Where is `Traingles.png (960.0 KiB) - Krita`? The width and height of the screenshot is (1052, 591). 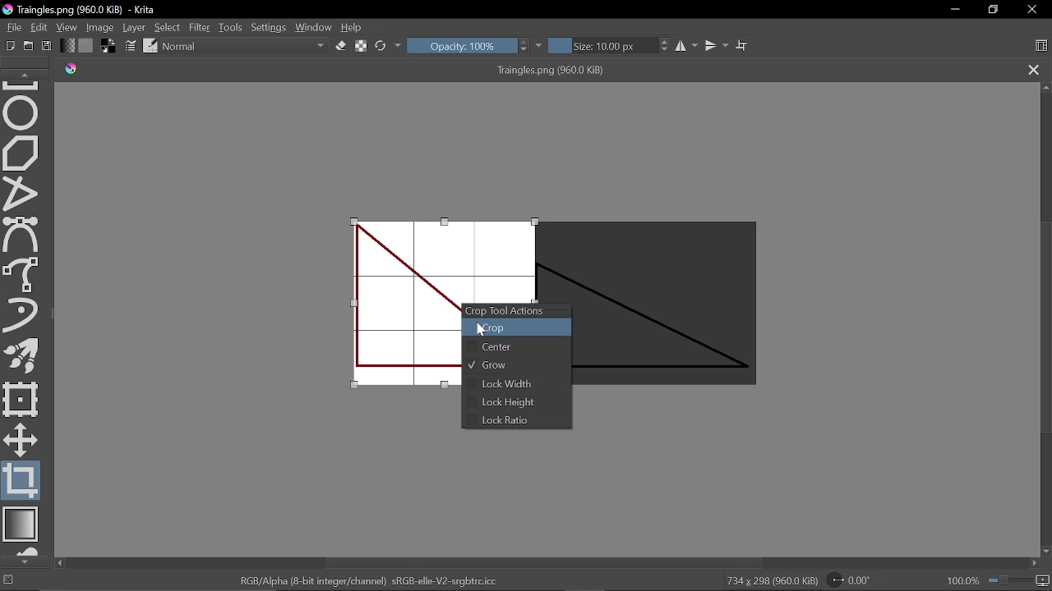 Traingles.png (960.0 KiB) - Krita is located at coordinates (81, 11).